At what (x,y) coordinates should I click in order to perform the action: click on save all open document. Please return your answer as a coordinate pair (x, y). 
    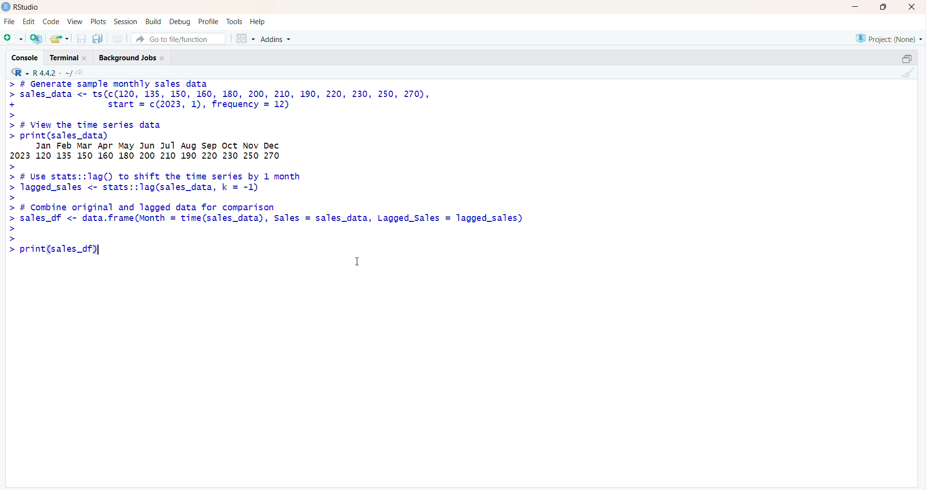
    Looking at the image, I should click on (98, 39).